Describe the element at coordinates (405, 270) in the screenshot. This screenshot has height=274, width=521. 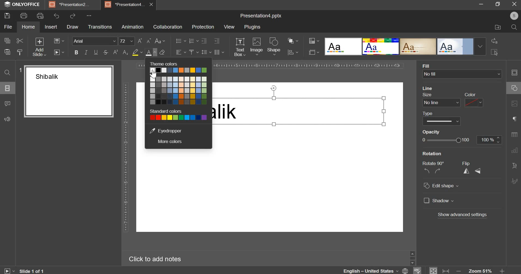
I see `language` at that location.